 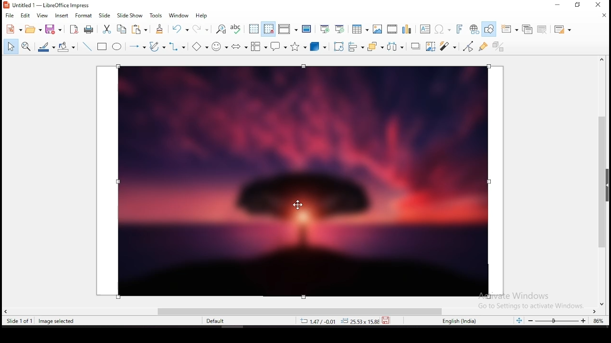 What do you see at coordinates (392, 30) in the screenshot?
I see `insert video` at bounding box center [392, 30].